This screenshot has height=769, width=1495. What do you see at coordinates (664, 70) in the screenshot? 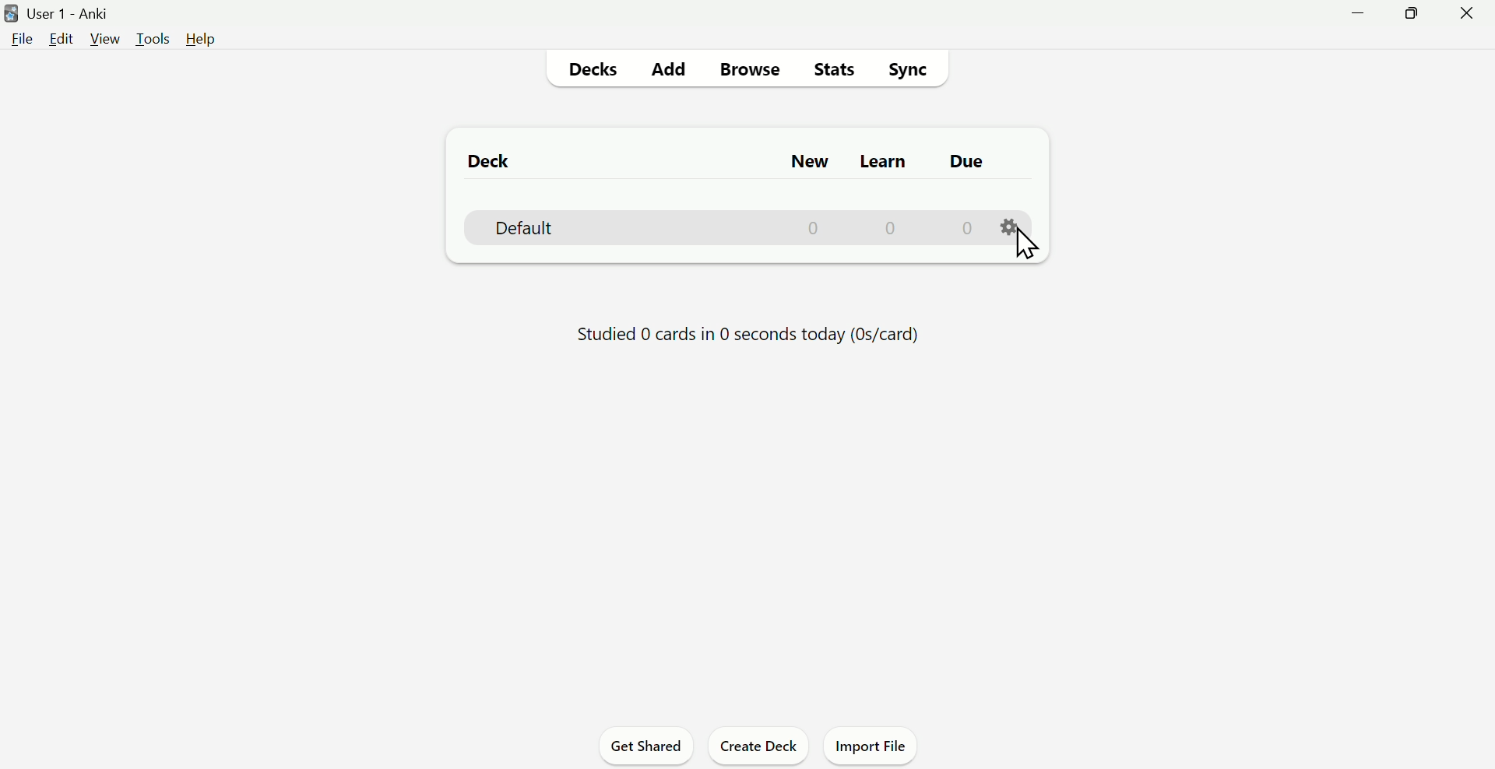
I see `Add` at bounding box center [664, 70].